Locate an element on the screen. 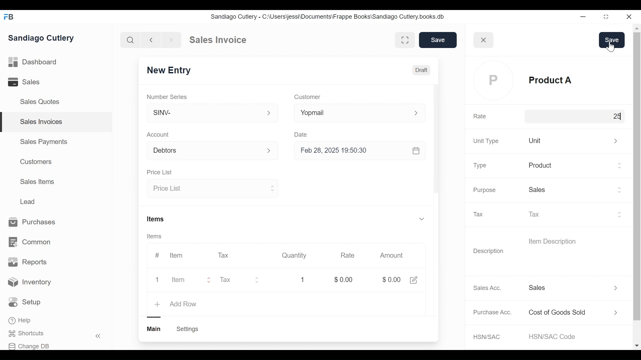 Image resolution: width=641 pixels, height=360 pixels. close is located at coordinates (484, 40).